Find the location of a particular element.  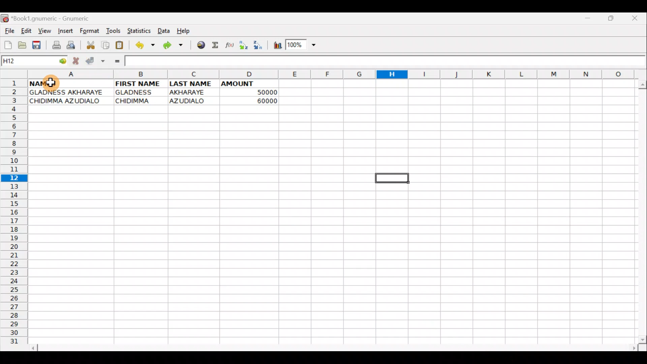

Go to is located at coordinates (60, 62).